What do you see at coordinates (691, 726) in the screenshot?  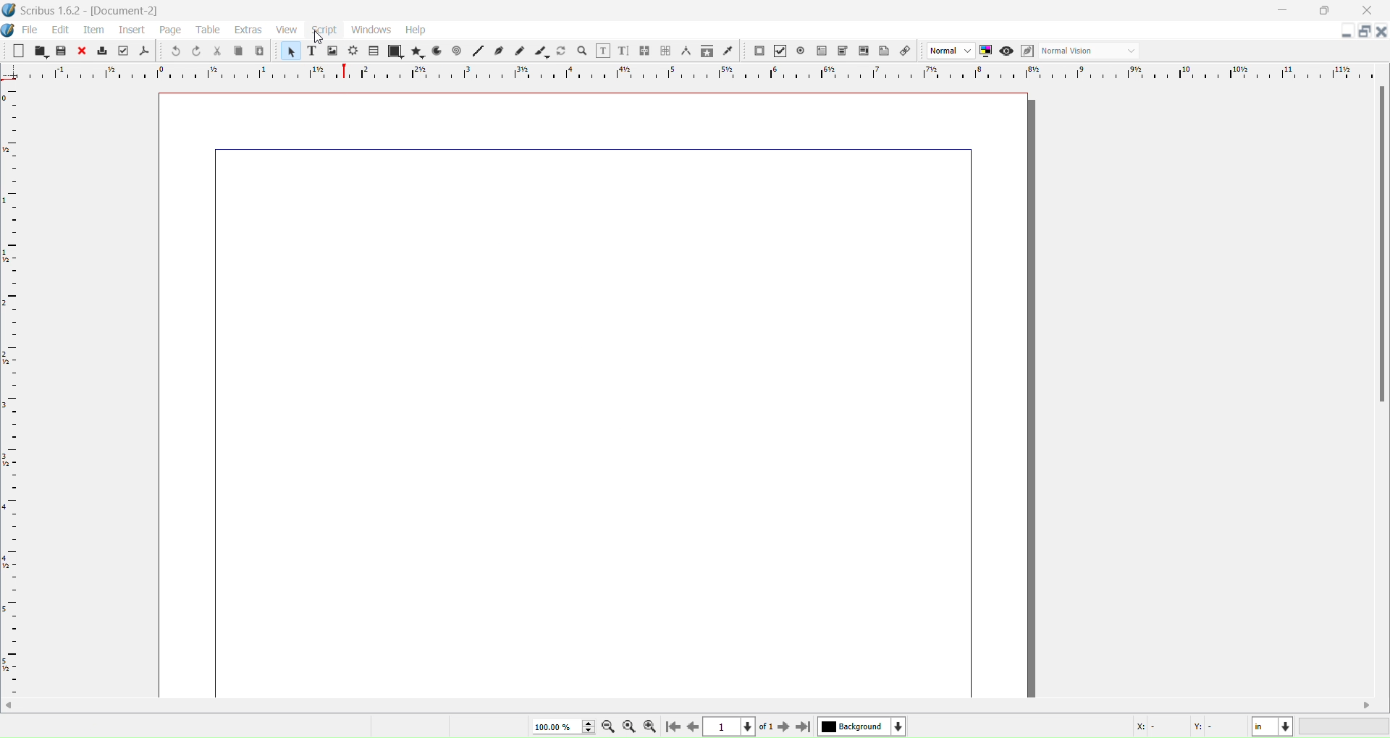 I see `Go to the previous page` at bounding box center [691, 726].